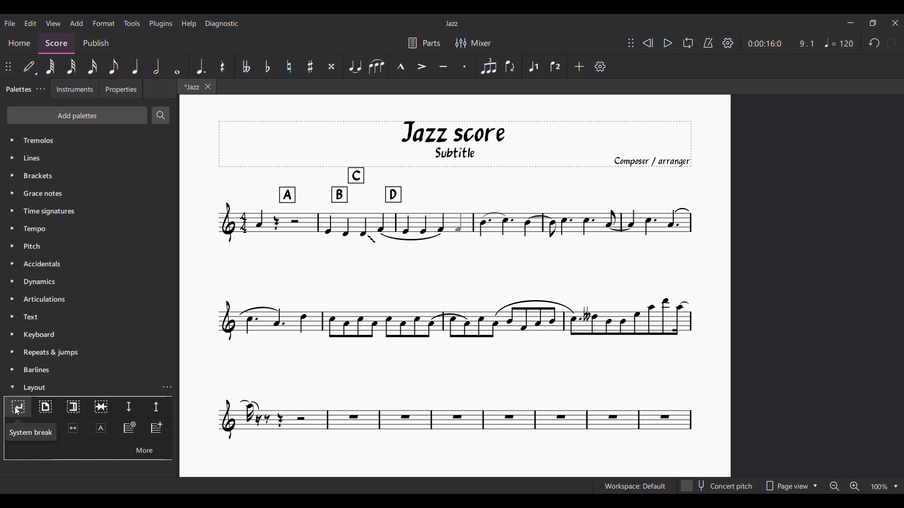 The height and width of the screenshot is (508, 904). Describe the element at coordinates (72, 66) in the screenshot. I see `32nd note` at that location.